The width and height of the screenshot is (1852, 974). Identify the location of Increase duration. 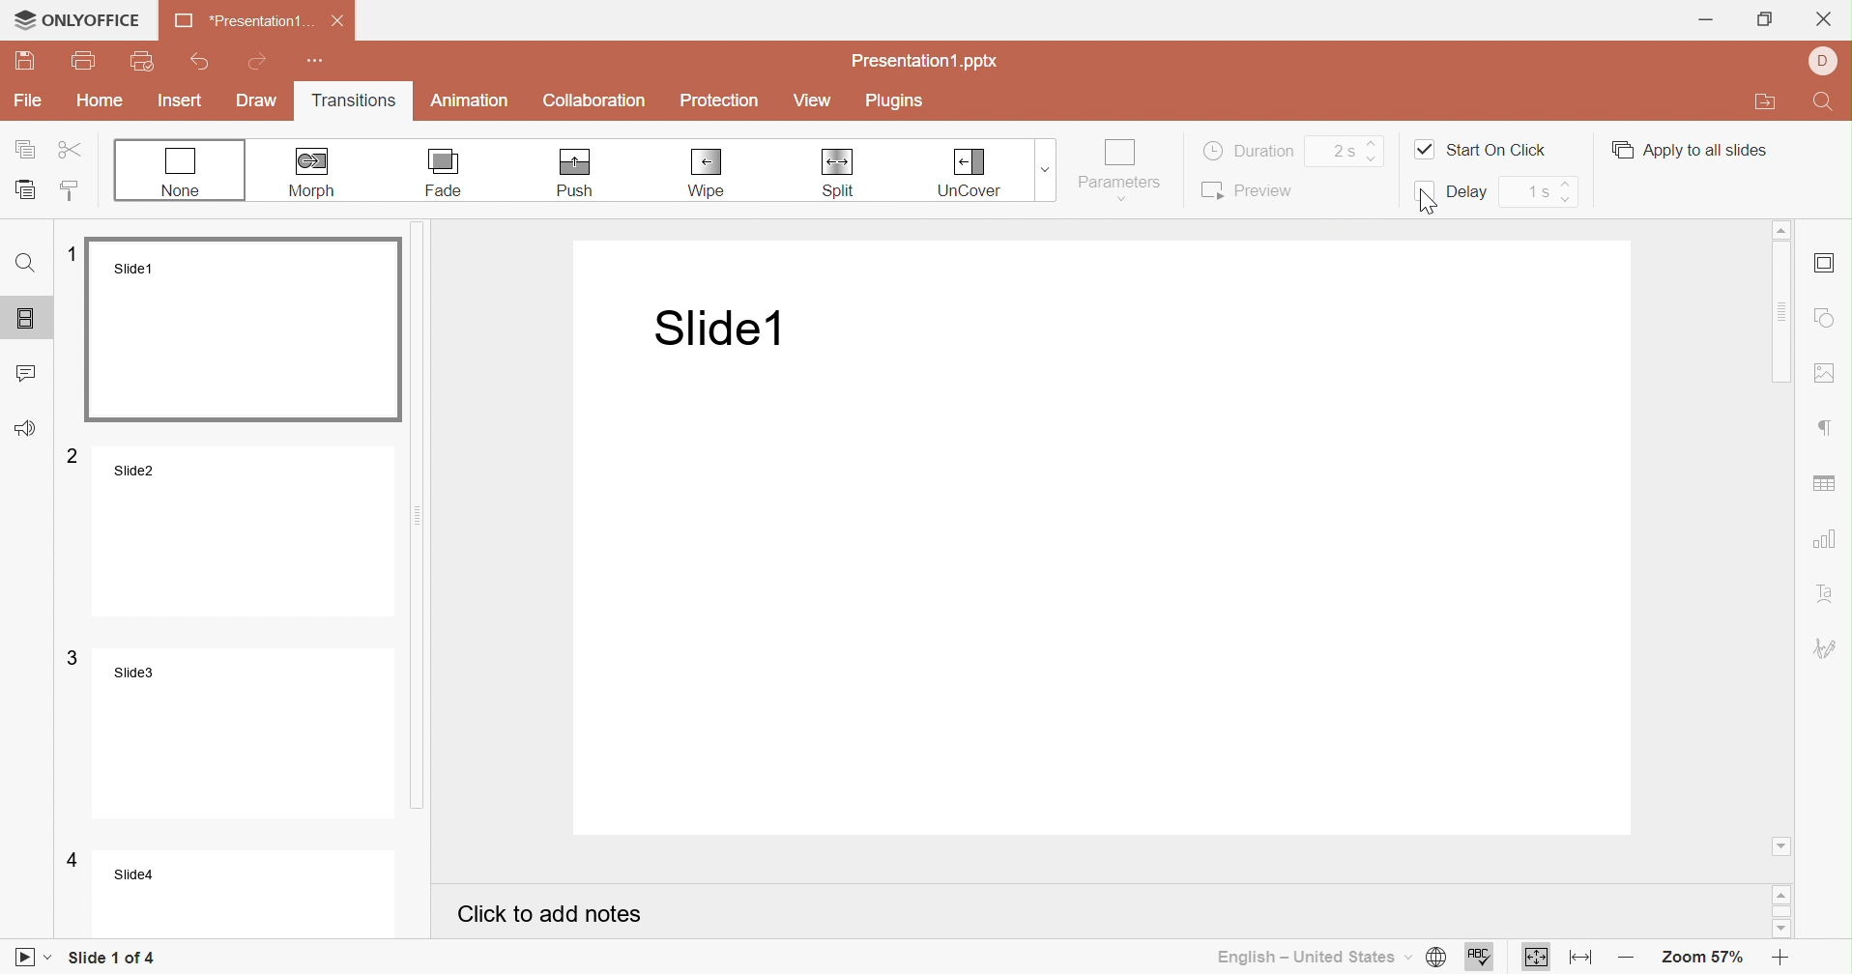
(1374, 138).